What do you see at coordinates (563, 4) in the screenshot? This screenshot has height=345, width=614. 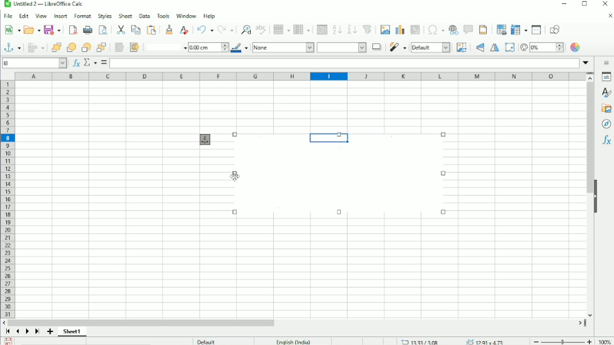 I see `Minimize` at bounding box center [563, 4].